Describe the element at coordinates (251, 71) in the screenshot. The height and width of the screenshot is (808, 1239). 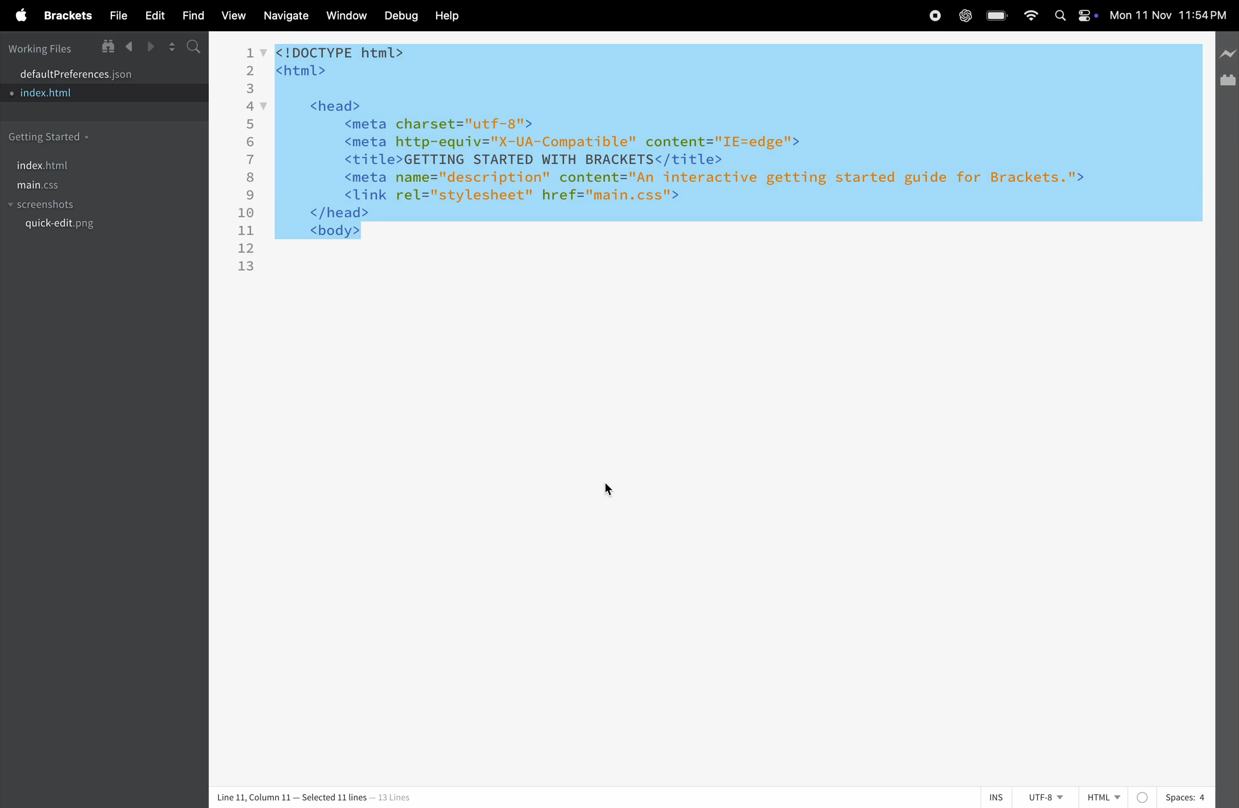
I see `2` at that location.